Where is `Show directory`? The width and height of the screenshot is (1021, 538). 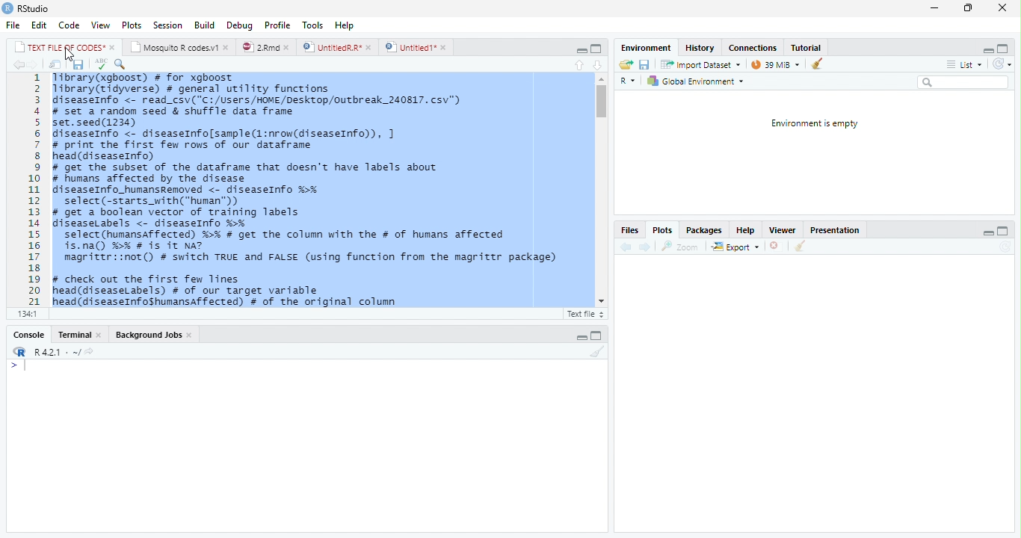
Show directory is located at coordinates (89, 350).